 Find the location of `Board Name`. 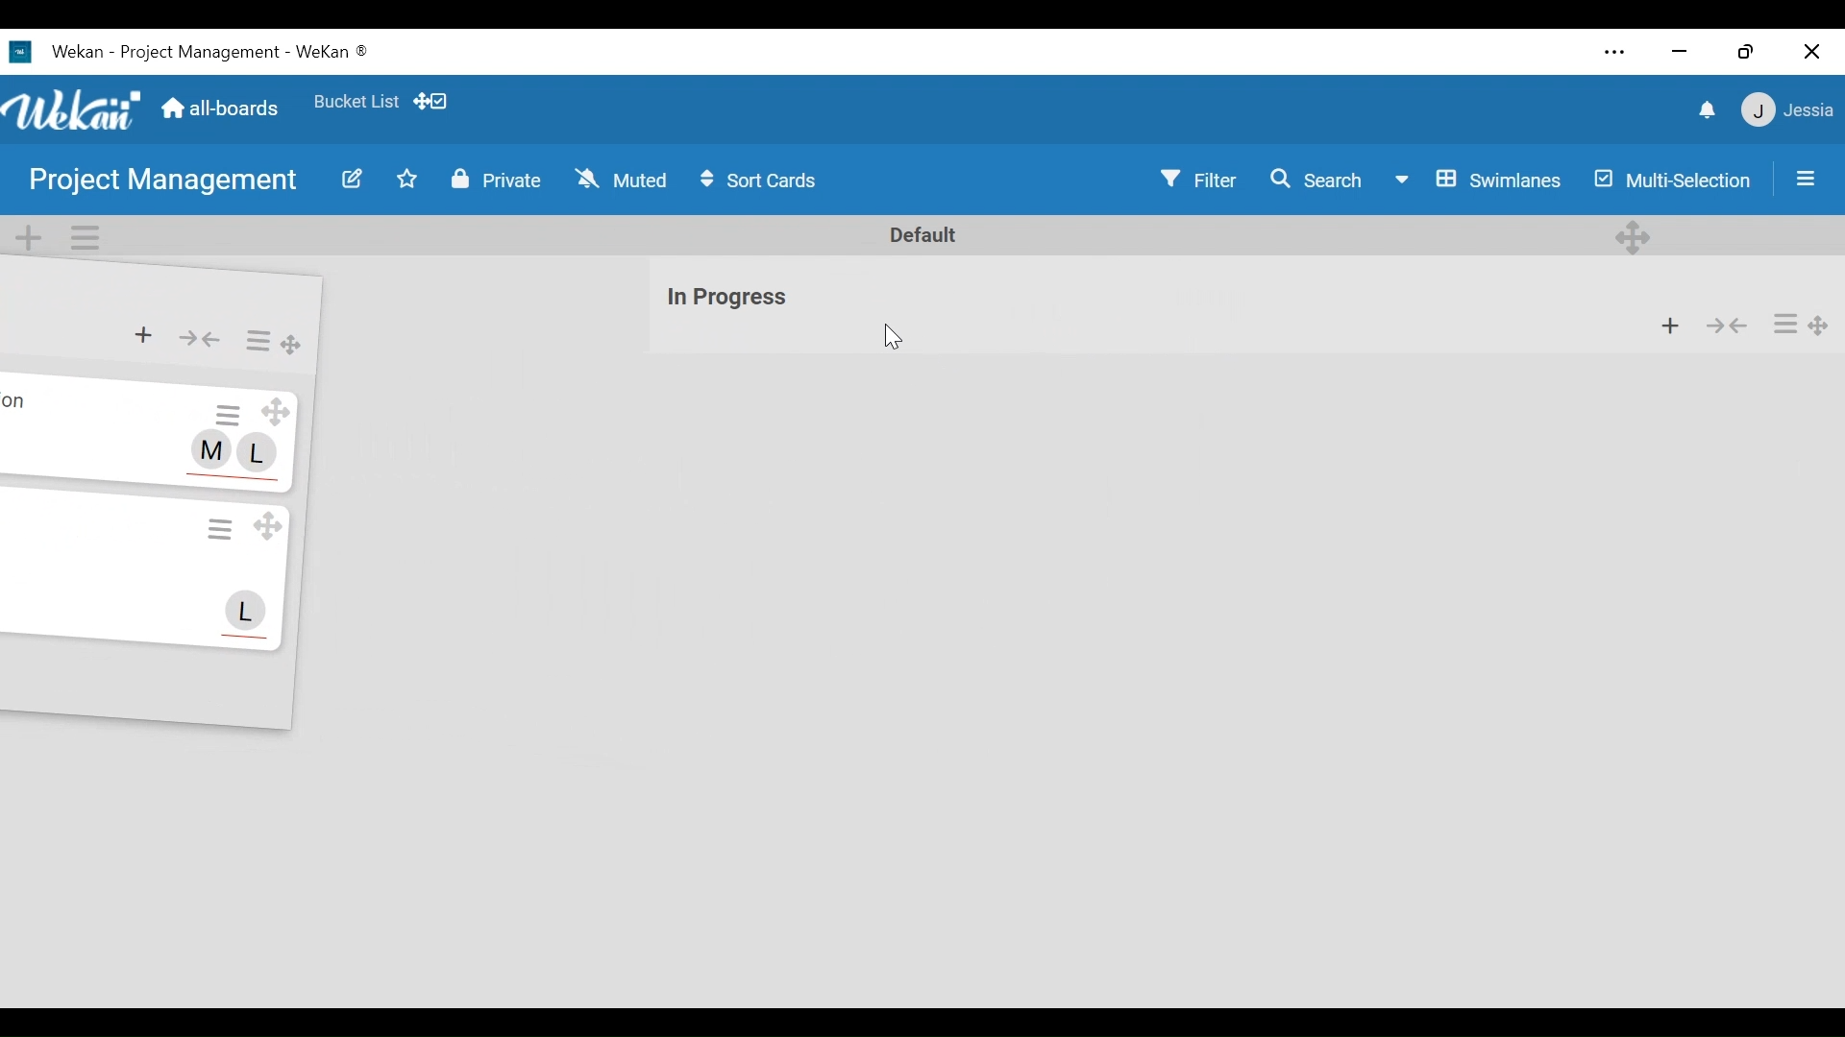

Board Name is located at coordinates (164, 180).